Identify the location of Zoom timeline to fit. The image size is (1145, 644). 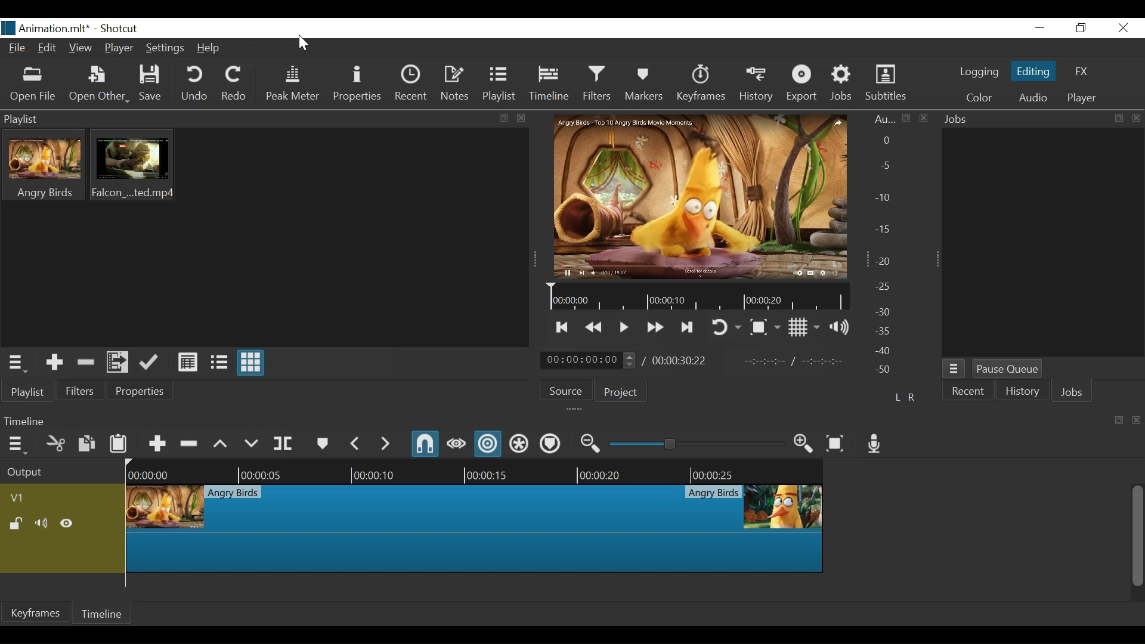
(837, 443).